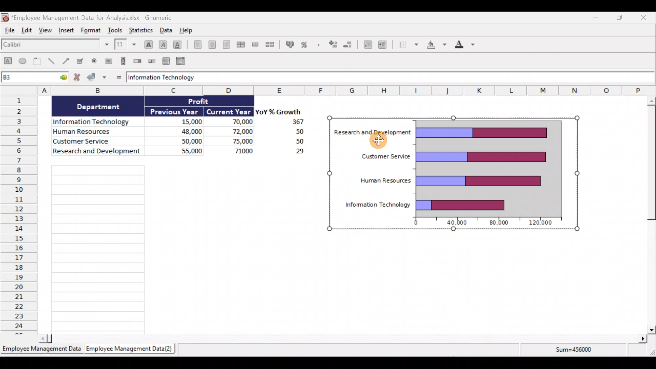  I want to click on Decrease indent and align contents to the left, so click(366, 44).